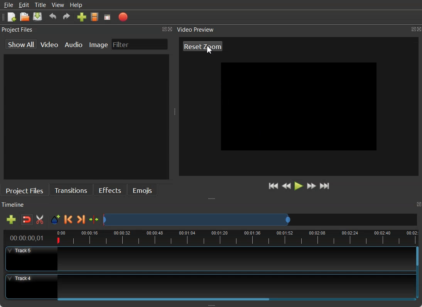 The height and width of the screenshot is (307, 422). I want to click on Maximize, so click(164, 29).